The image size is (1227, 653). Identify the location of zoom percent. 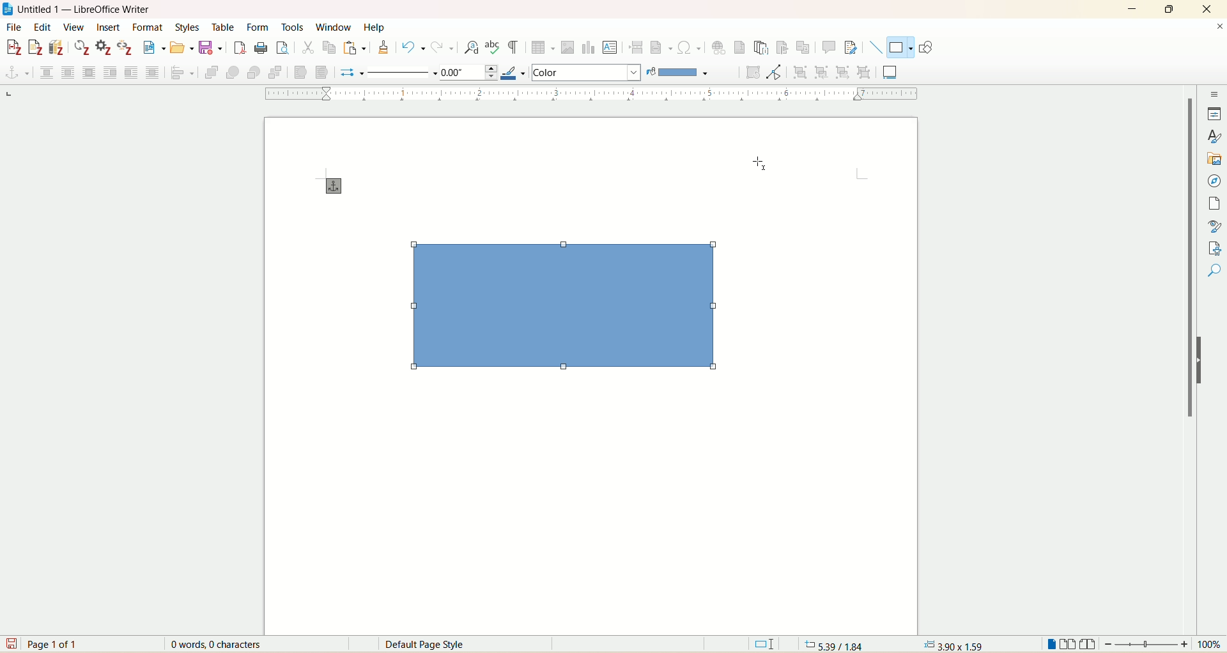
(1211, 644).